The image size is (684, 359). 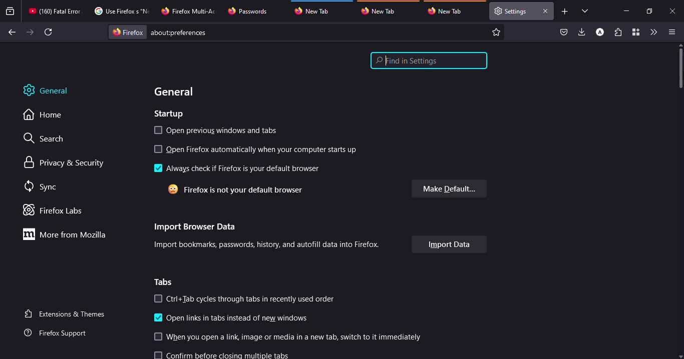 I want to click on general, so click(x=179, y=90).